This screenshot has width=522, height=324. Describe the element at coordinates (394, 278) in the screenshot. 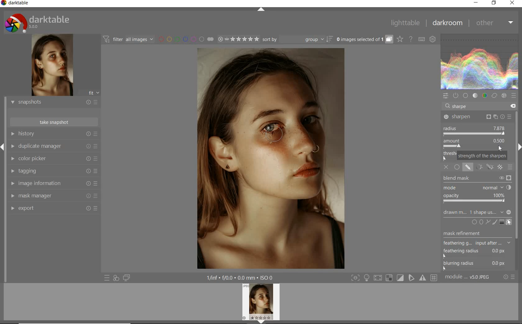

I see `toggle modes` at that location.